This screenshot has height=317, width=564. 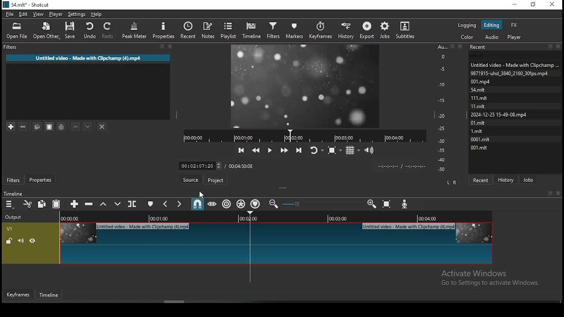 What do you see at coordinates (255, 150) in the screenshot?
I see `play quickly backwards` at bounding box center [255, 150].